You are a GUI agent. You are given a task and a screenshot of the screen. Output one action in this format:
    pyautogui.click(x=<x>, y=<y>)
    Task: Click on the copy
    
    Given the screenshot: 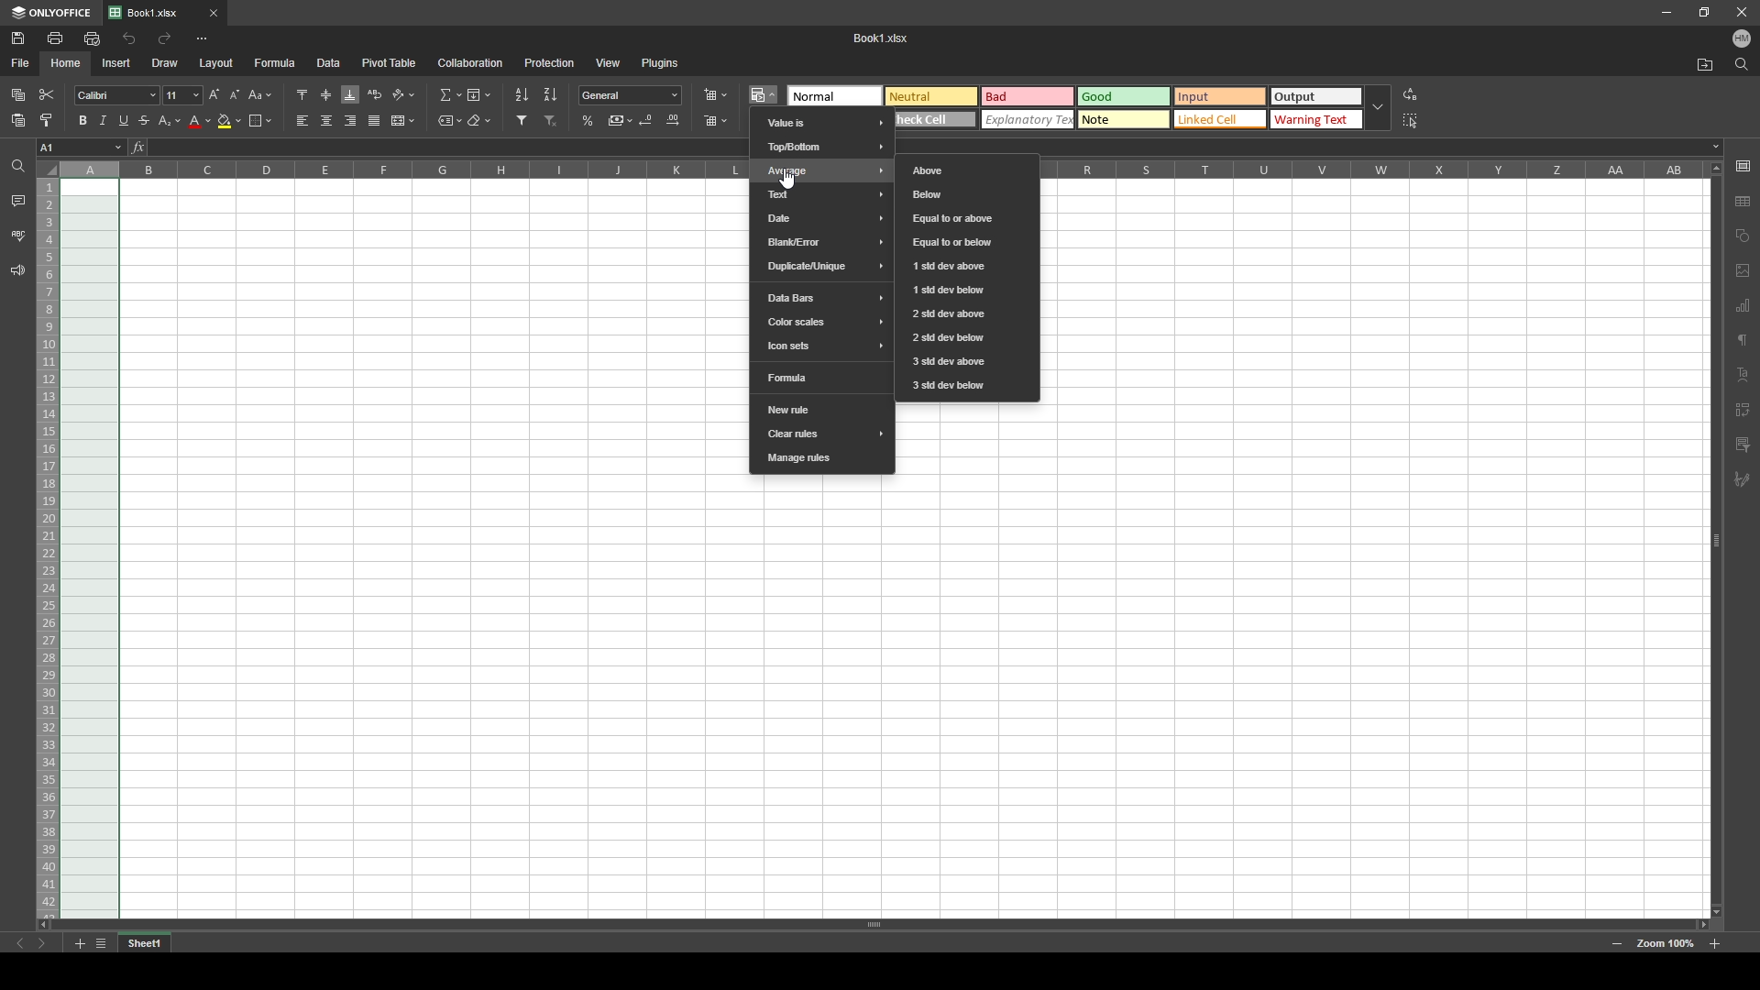 What is the action you would take?
    pyautogui.click(x=18, y=94)
    